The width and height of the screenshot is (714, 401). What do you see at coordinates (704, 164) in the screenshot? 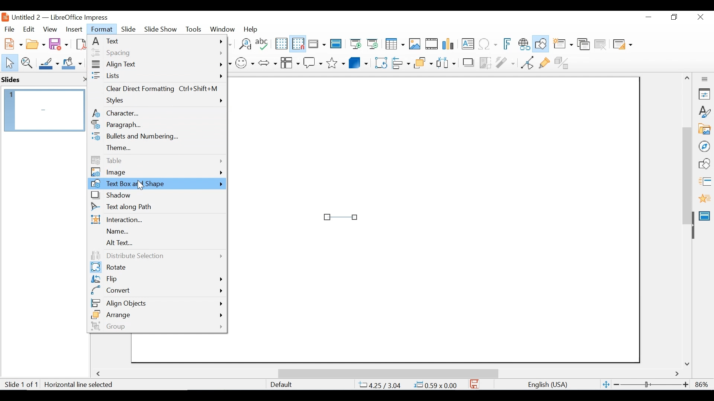
I see `Shapes` at bounding box center [704, 164].